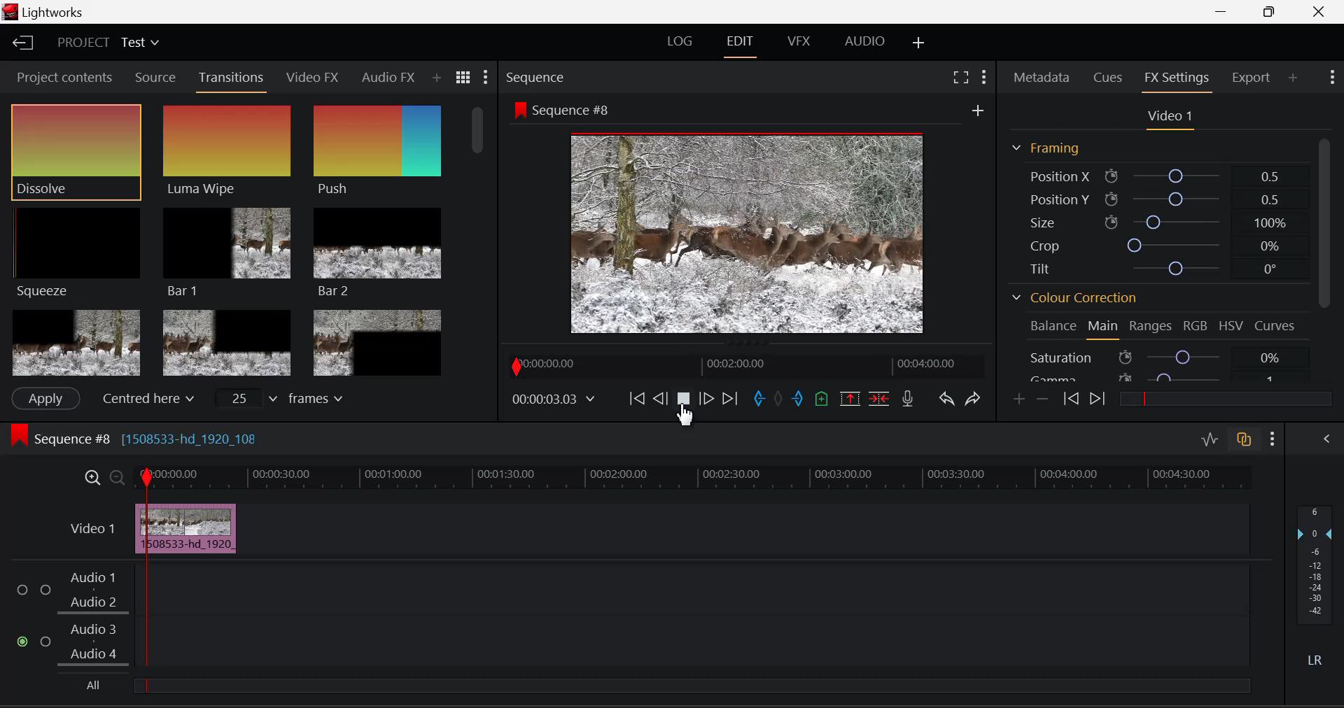 The image size is (1344, 708). I want to click on Mark Cue, so click(820, 399).